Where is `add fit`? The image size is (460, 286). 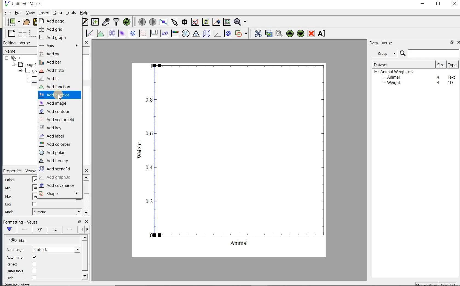 add fit is located at coordinates (50, 78).